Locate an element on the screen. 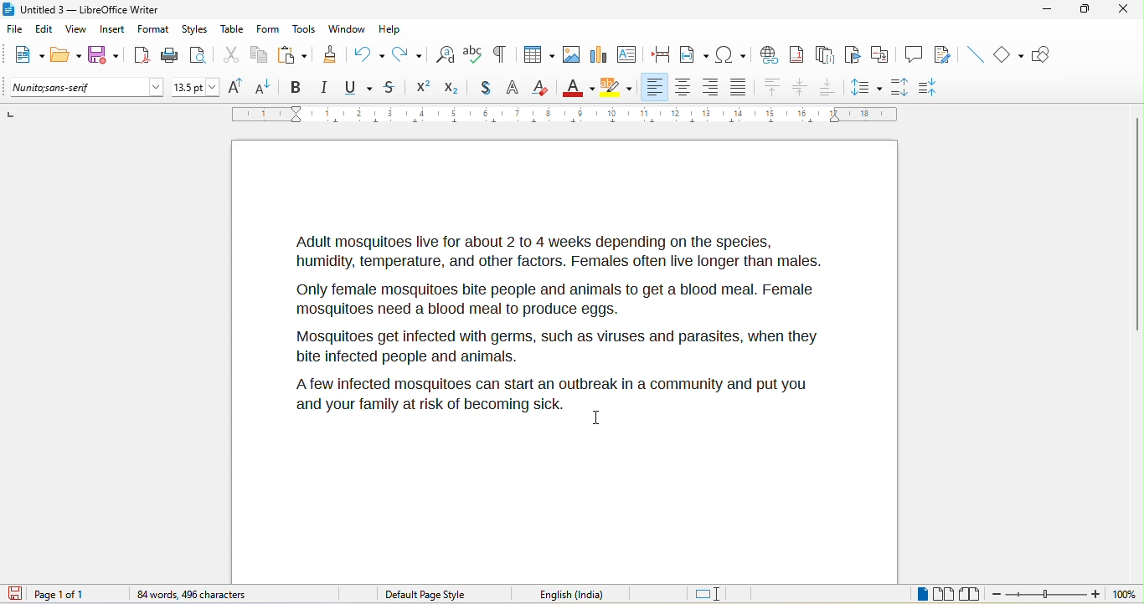 The image size is (1144, 604). show draw function is located at coordinates (1047, 54).